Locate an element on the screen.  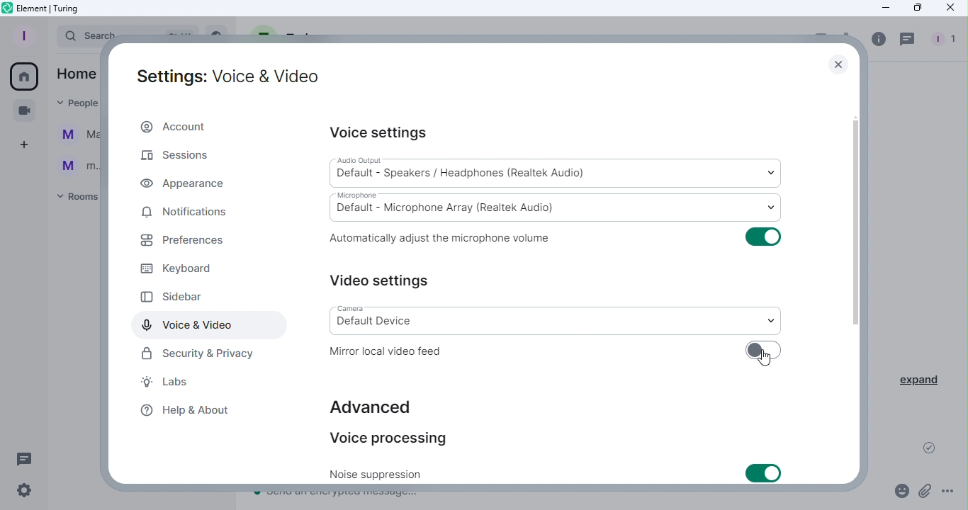
Voice settings is located at coordinates (377, 133).